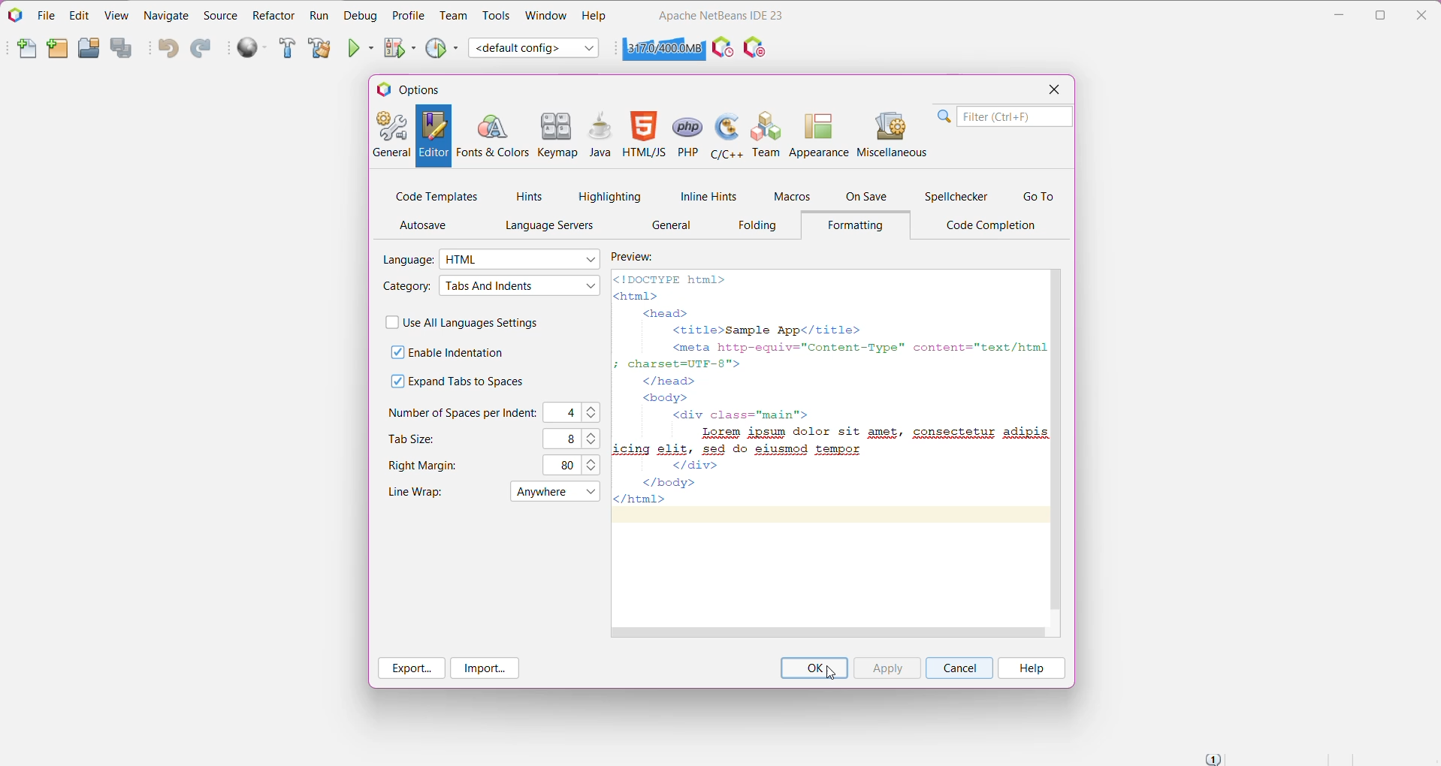  What do you see at coordinates (27, 51) in the screenshot?
I see `New File` at bounding box center [27, 51].